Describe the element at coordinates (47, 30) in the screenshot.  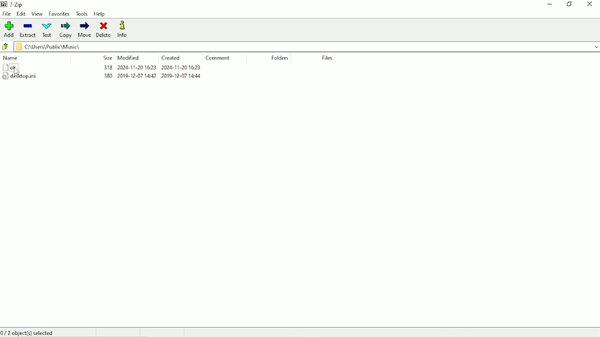
I see `Test` at that location.